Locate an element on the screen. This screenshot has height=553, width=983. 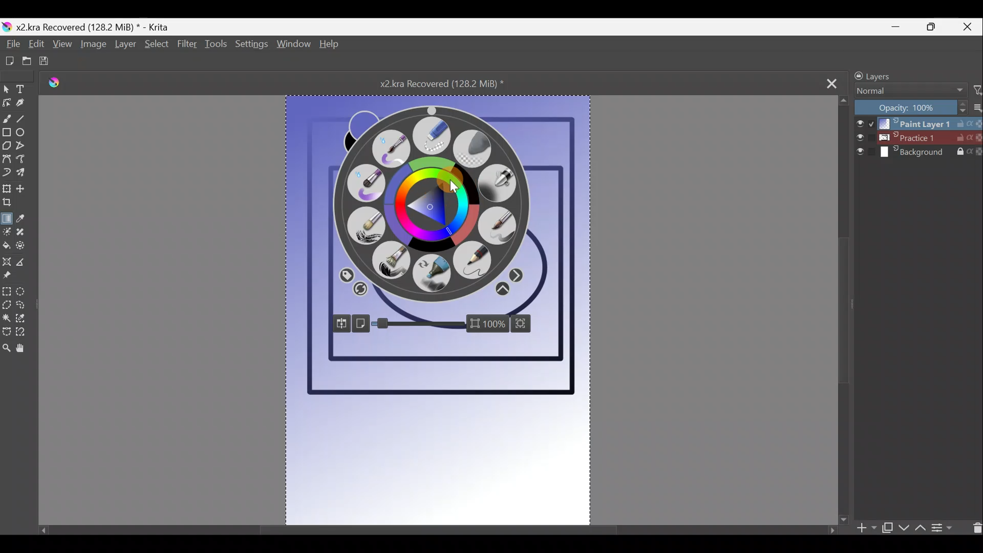
Dynamic brush tool is located at coordinates (7, 173).